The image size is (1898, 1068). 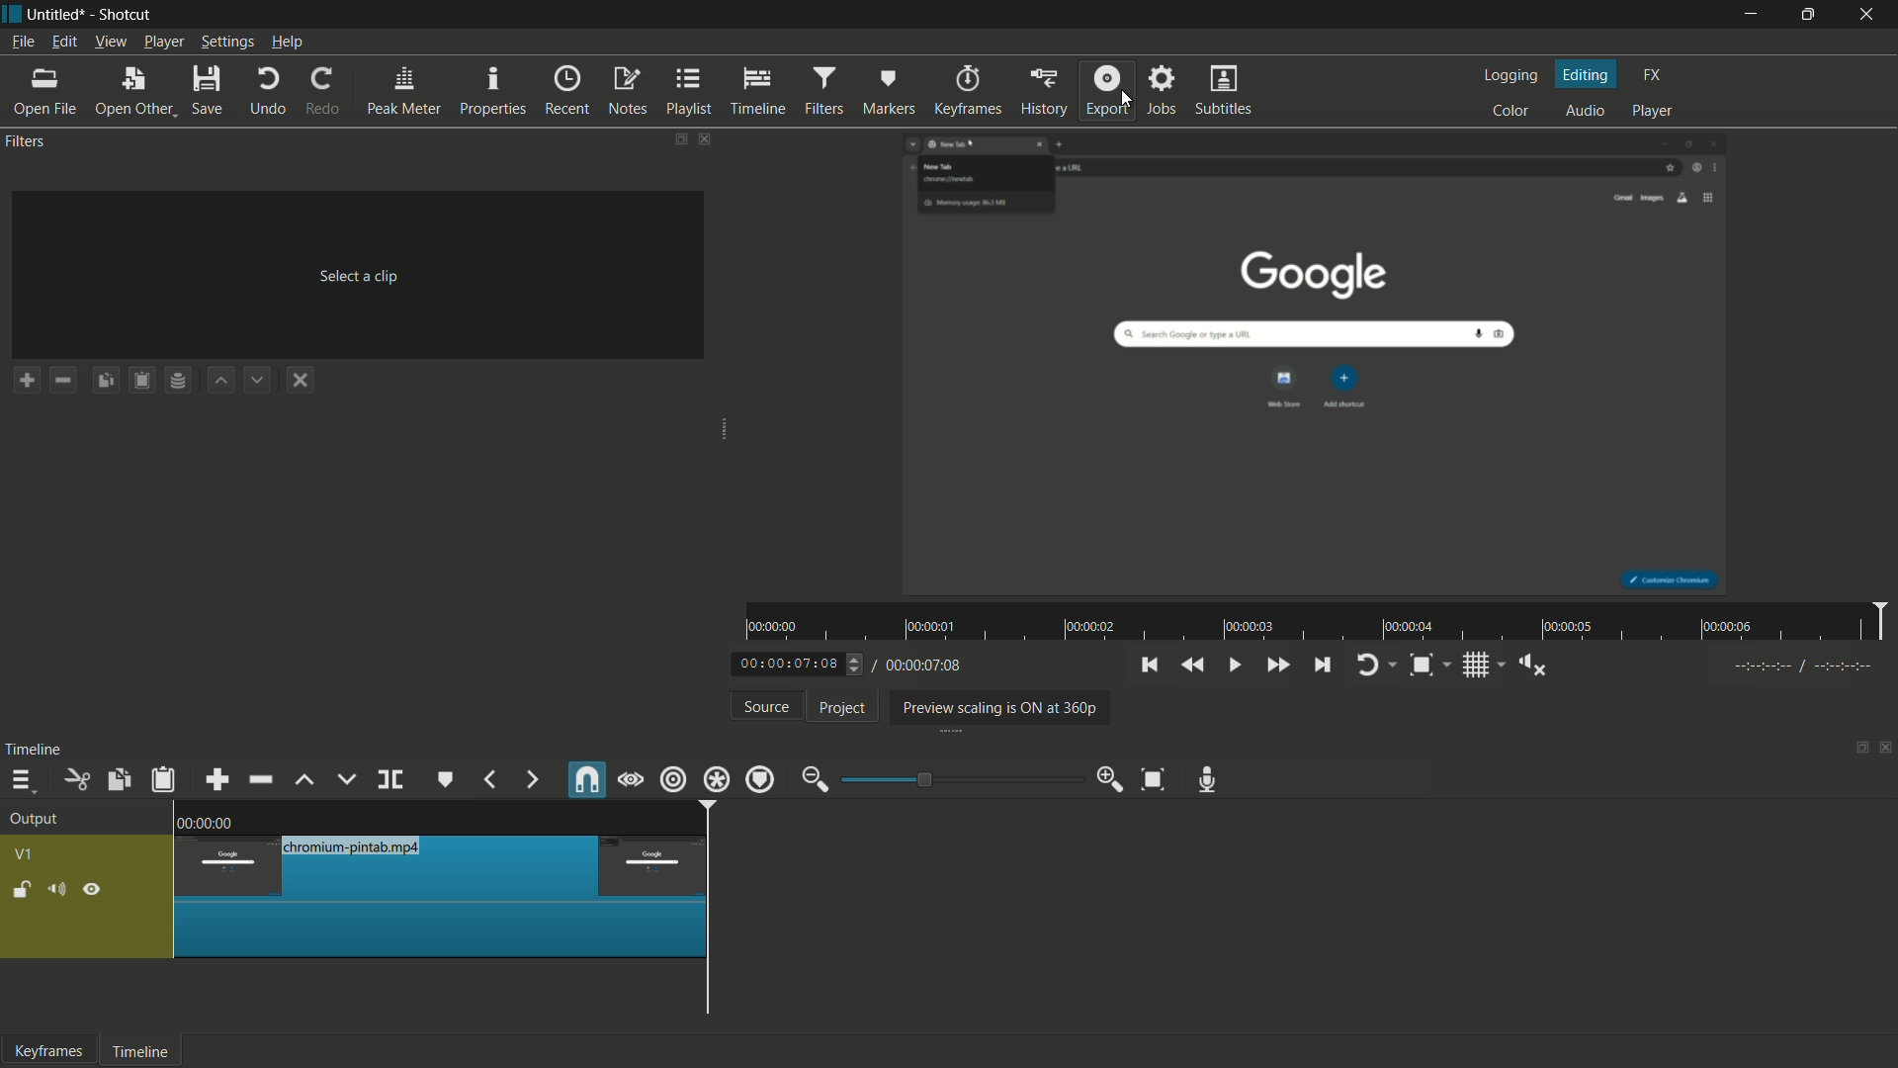 What do you see at coordinates (221, 381) in the screenshot?
I see `move filter up` at bounding box center [221, 381].